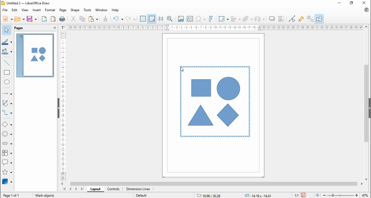 Image resolution: width=371 pixels, height=198 pixels. I want to click on select, so click(7, 30).